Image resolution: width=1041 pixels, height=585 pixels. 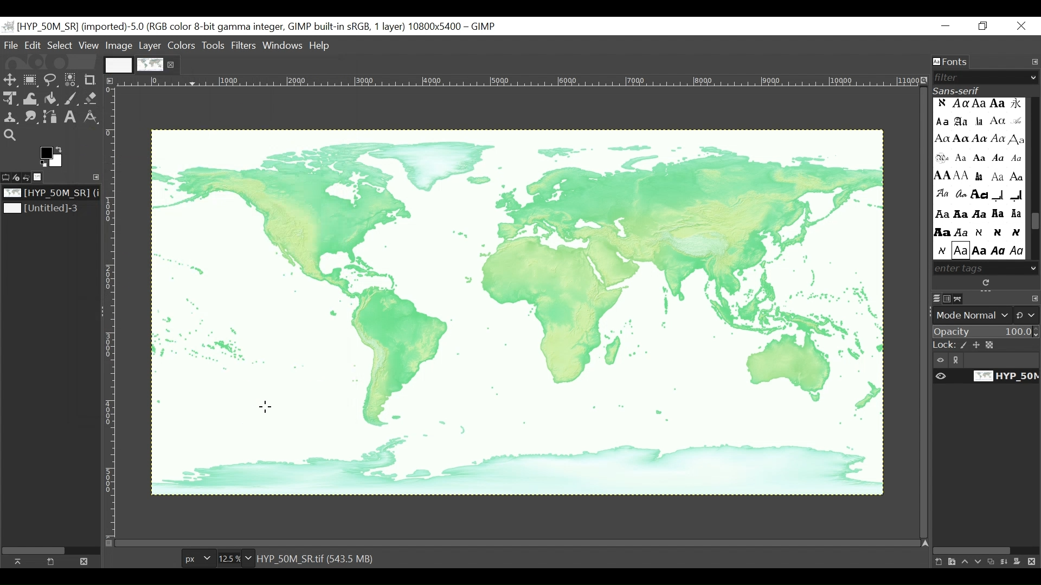 I want to click on Colors, so click(x=183, y=45).